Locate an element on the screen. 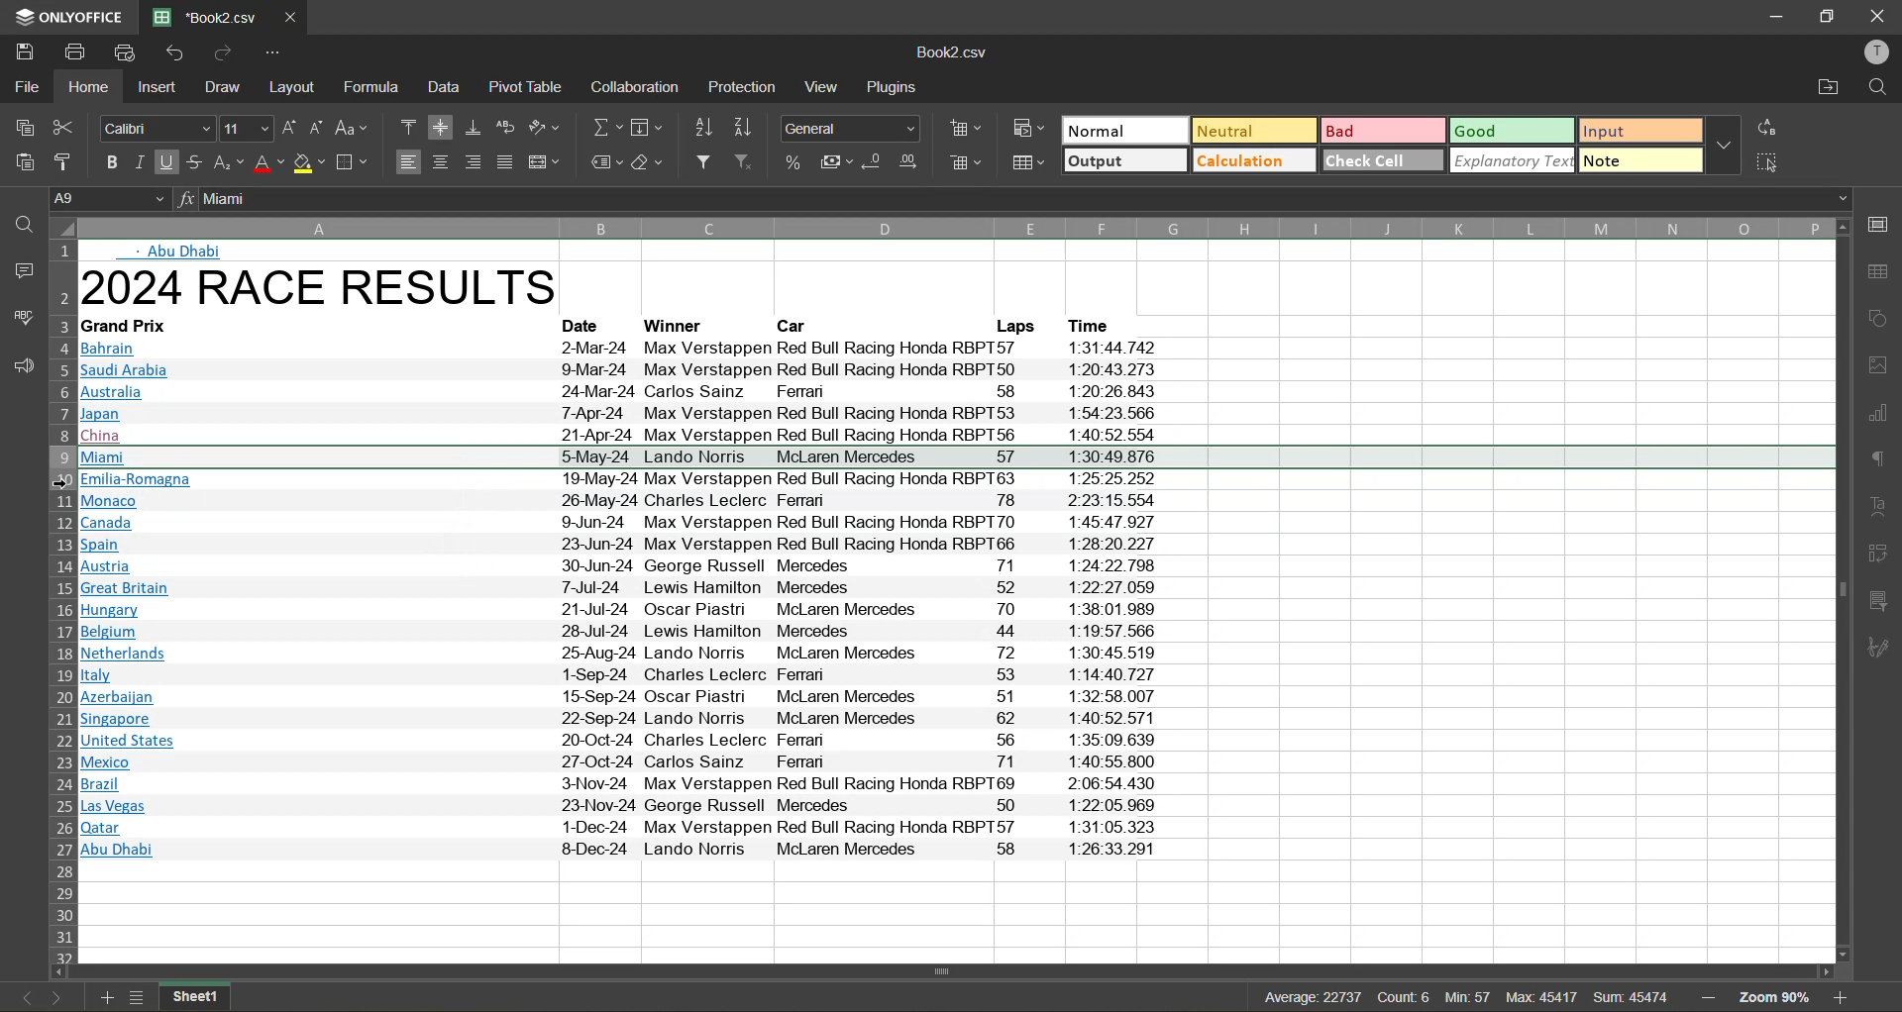 The image size is (1902, 1012). zoom in is located at coordinates (1845, 998).